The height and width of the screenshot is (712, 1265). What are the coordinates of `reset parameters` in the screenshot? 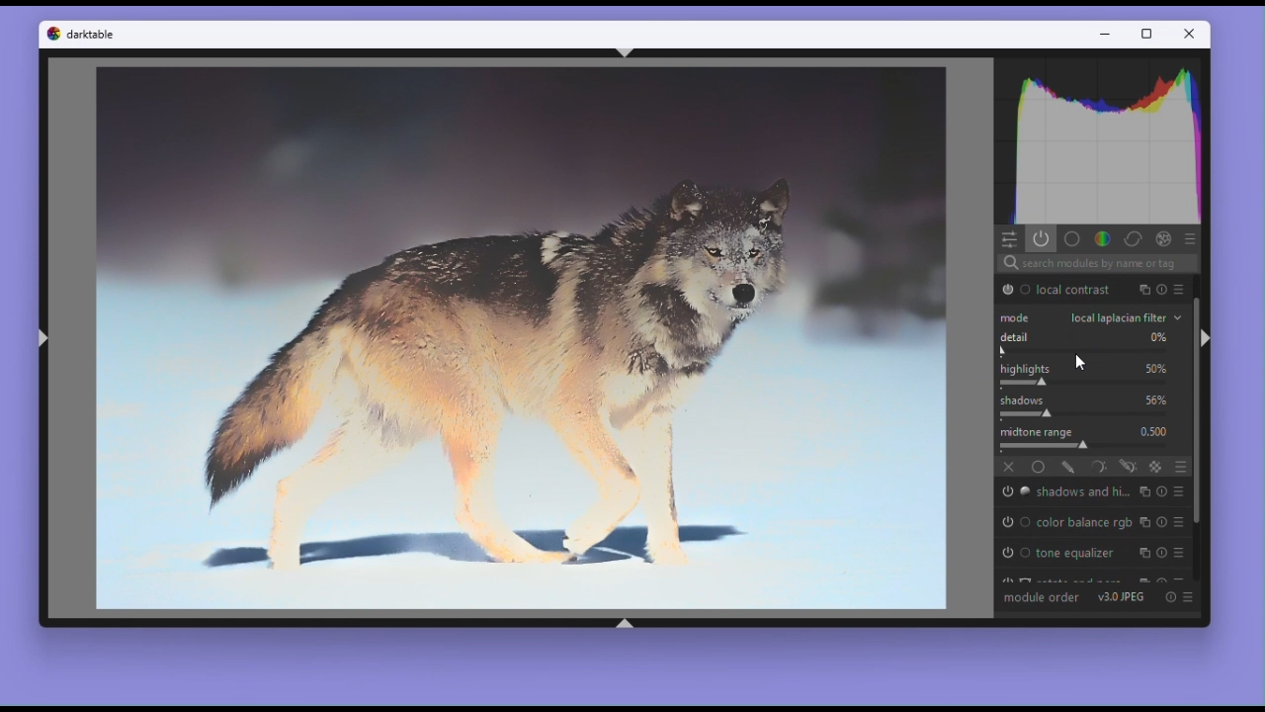 It's located at (1160, 555).